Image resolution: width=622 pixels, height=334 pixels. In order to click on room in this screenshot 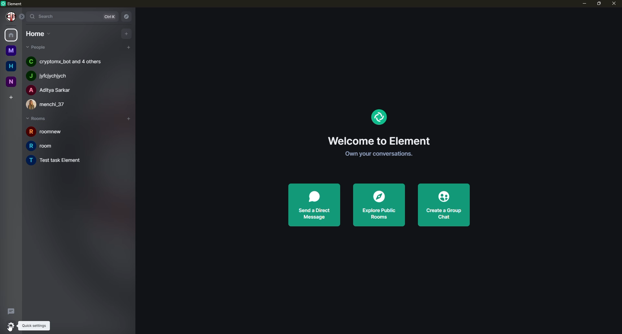, I will do `click(41, 146)`.